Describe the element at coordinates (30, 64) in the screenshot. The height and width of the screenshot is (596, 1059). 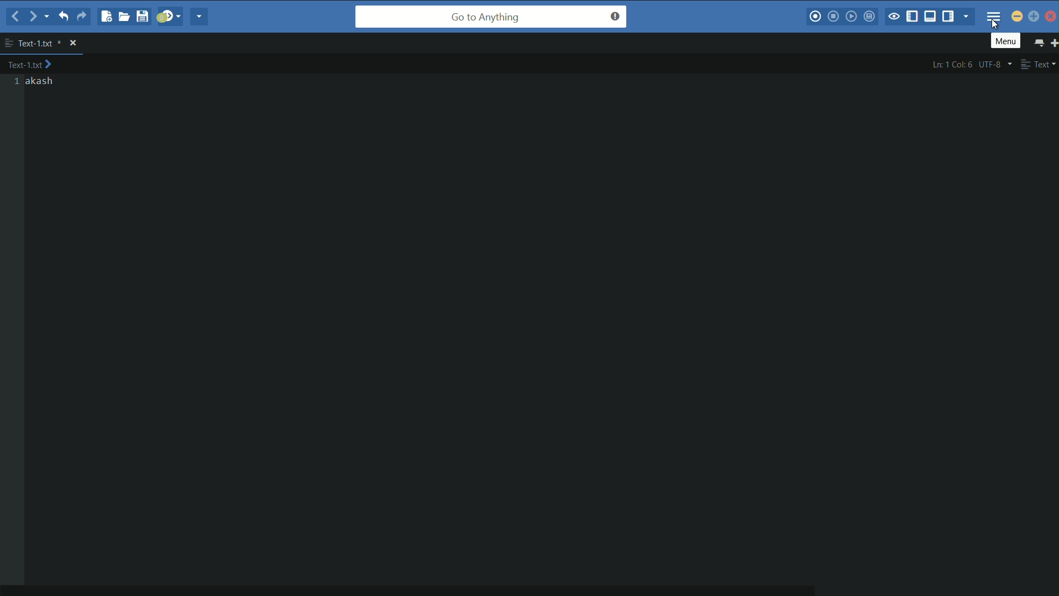
I see `text-1 file` at that location.